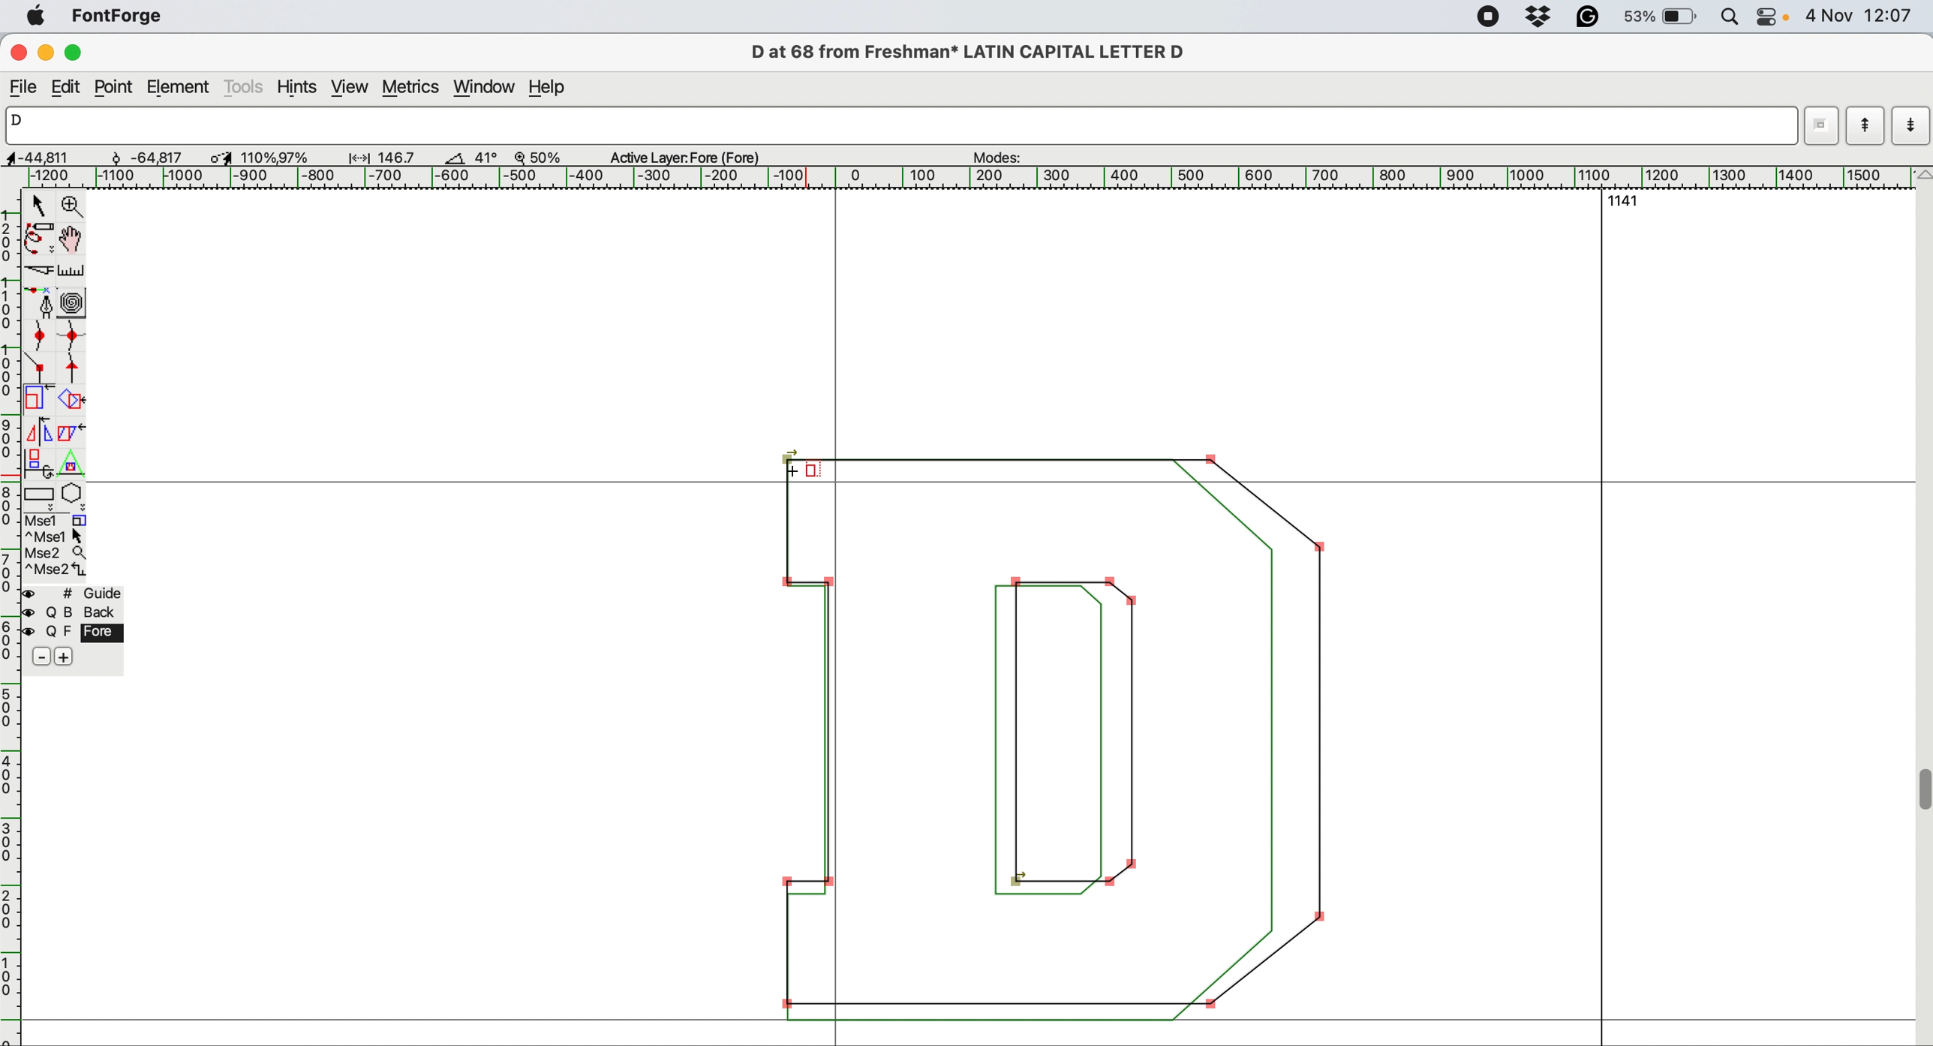 Image resolution: width=1933 pixels, height=1046 pixels. Describe the element at coordinates (891, 125) in the screenshot. I see `D` at that location.